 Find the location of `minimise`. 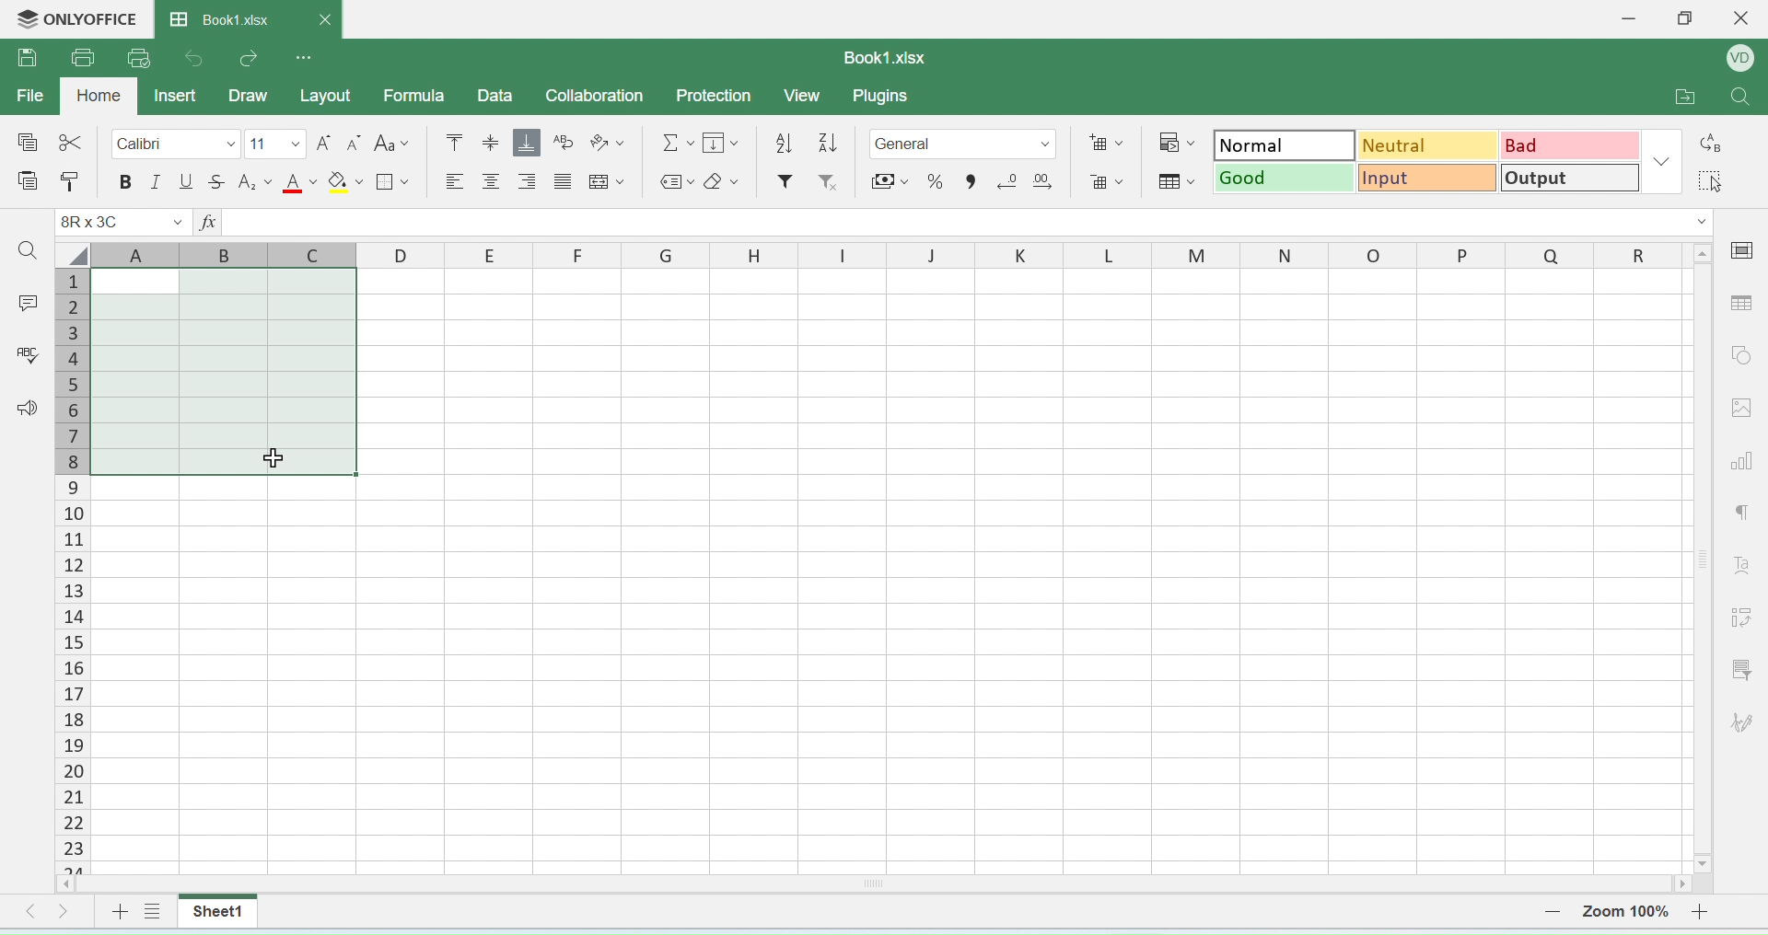

minimise is located at coordinates (1634, 23).